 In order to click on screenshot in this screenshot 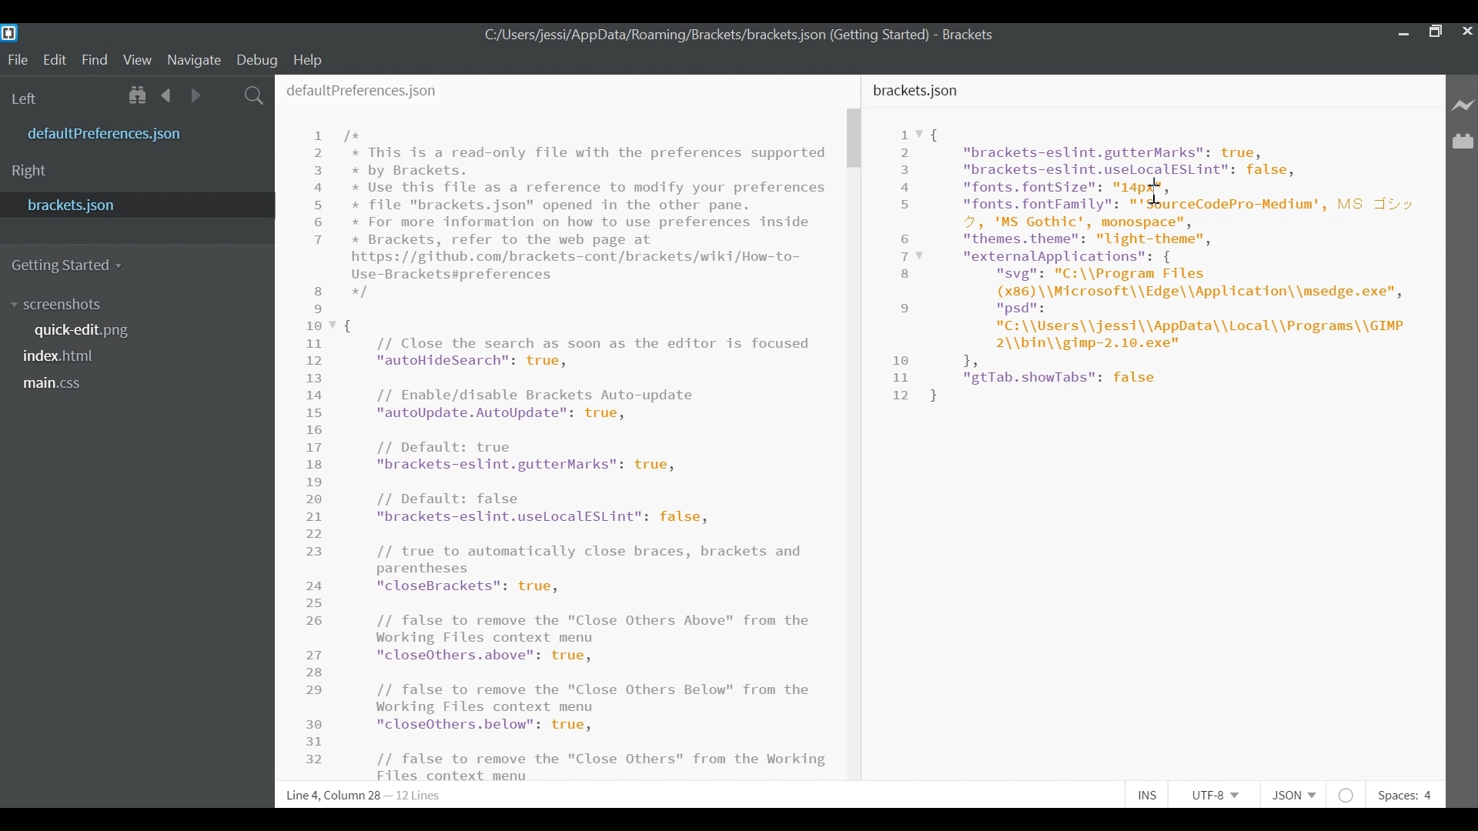, I will do `click(65, 303)`.